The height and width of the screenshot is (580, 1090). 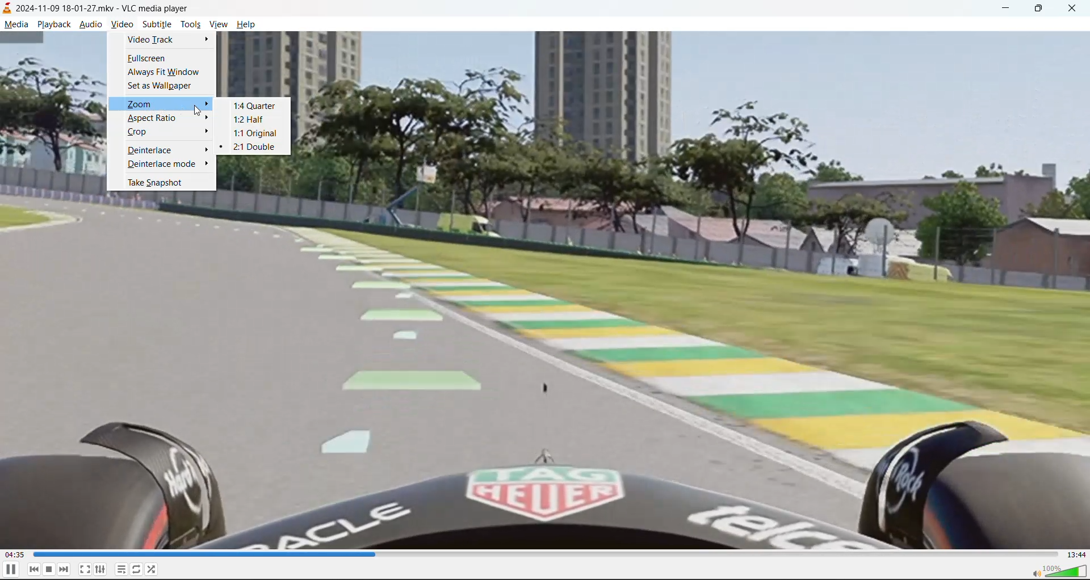 What do you see at coordinates (85, 569) in the screenshot?
I see `toggle fullscreen` at bounding box center [85, 569].